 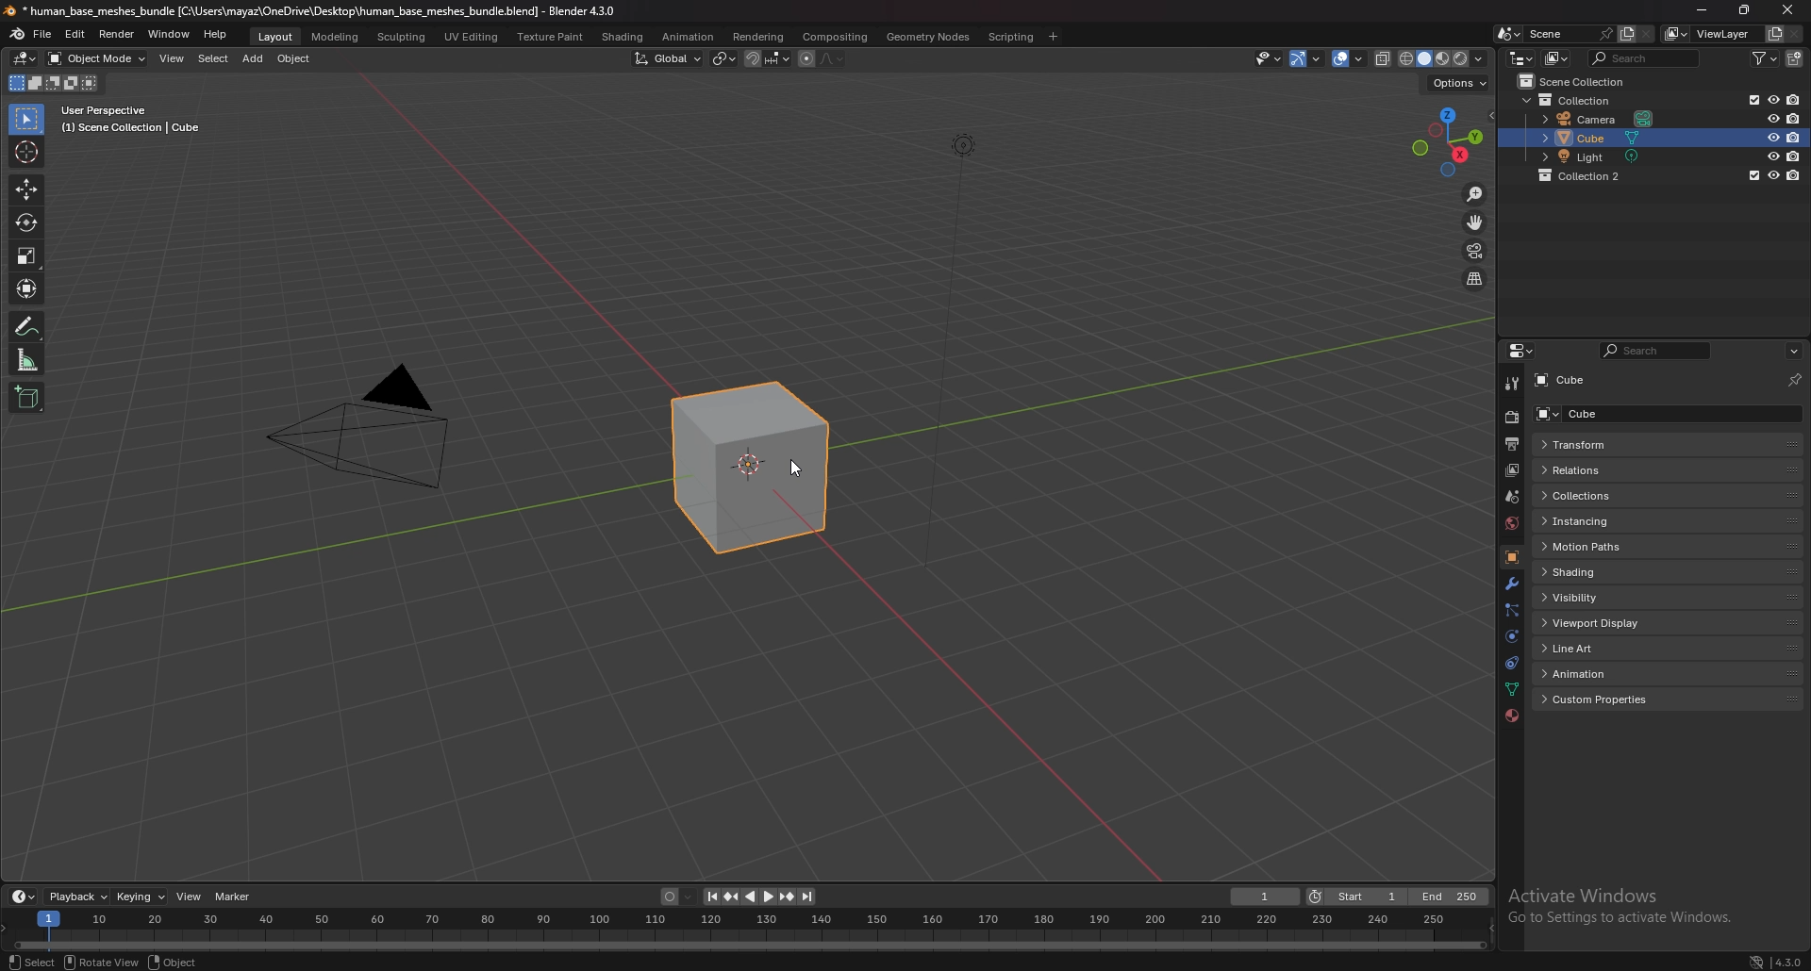 What do you see at coordinates (1795, 380) in the screenshot?
I see `toggle pin id` at bounding box center [1795, 380].